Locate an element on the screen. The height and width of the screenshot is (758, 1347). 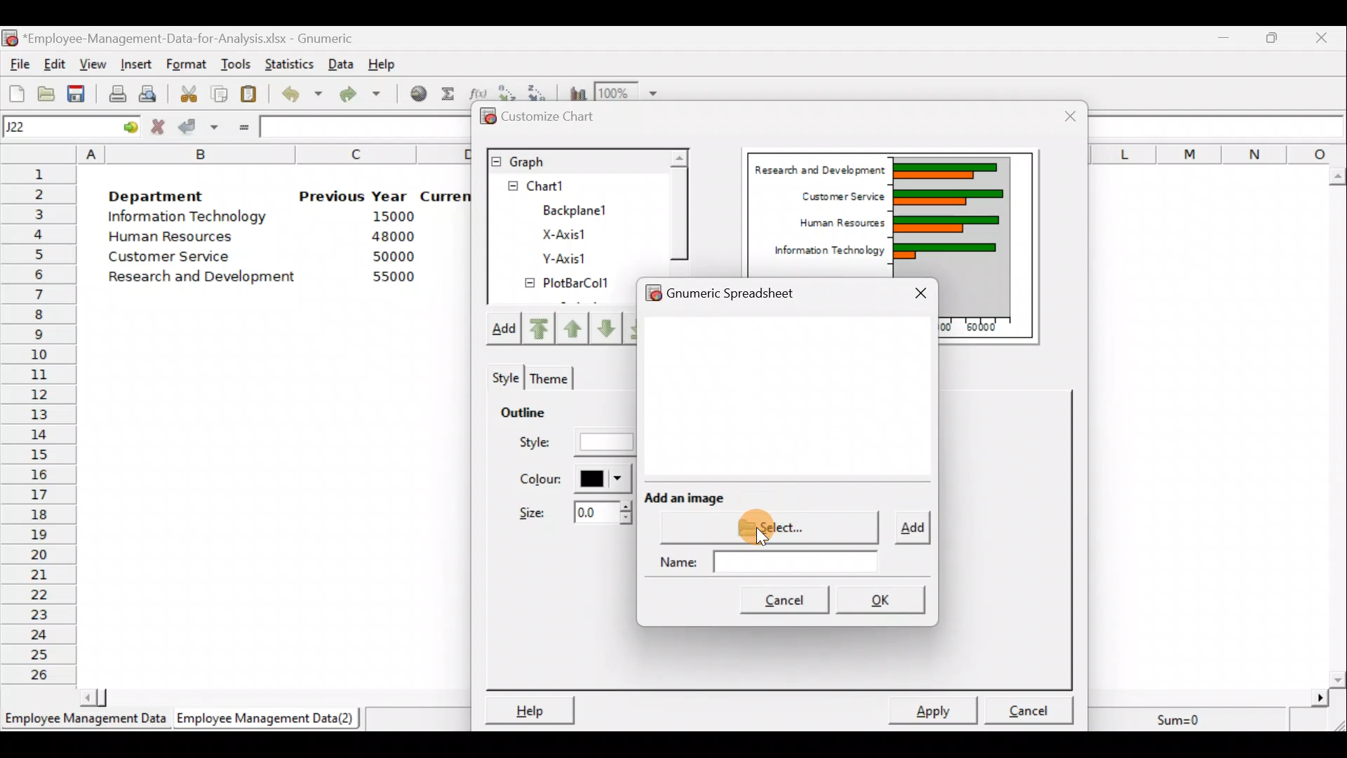
View is located at coordinates (93, 63).